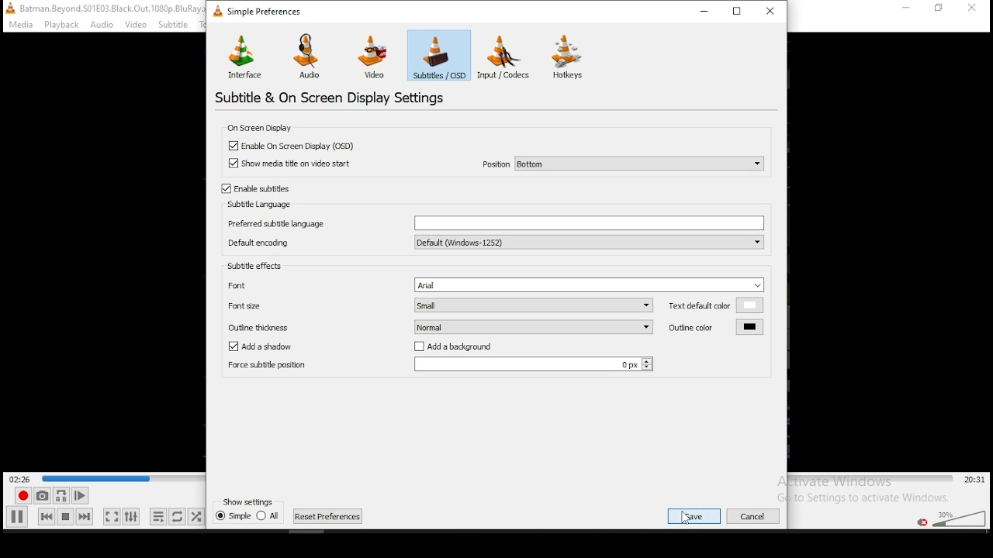 The image size is (993, 558). Describe the element at coordinates (137, 25) in the screenshot. I see `` at that location.